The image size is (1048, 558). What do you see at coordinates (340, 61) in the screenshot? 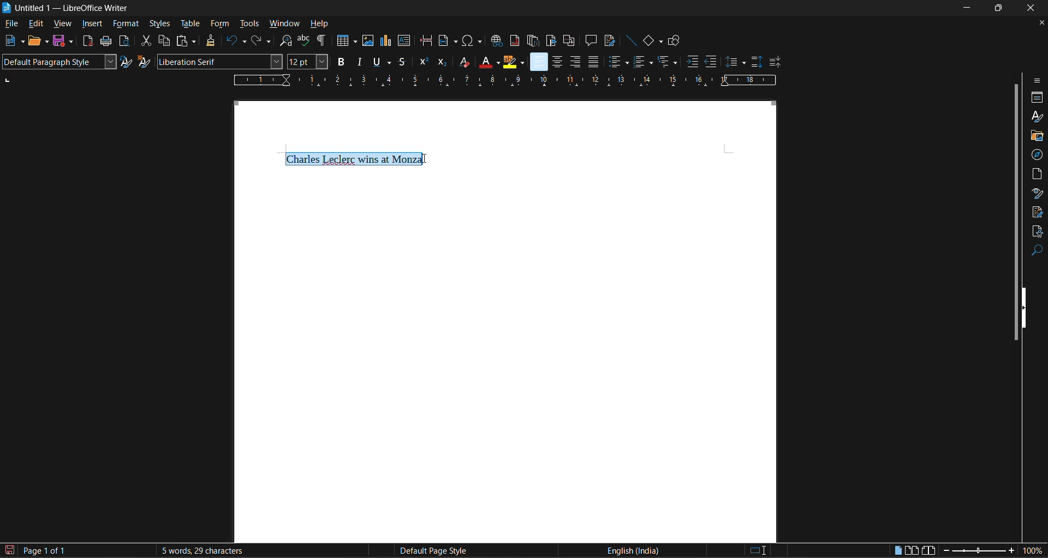
I see `bold` at bounding box center [340, 61].